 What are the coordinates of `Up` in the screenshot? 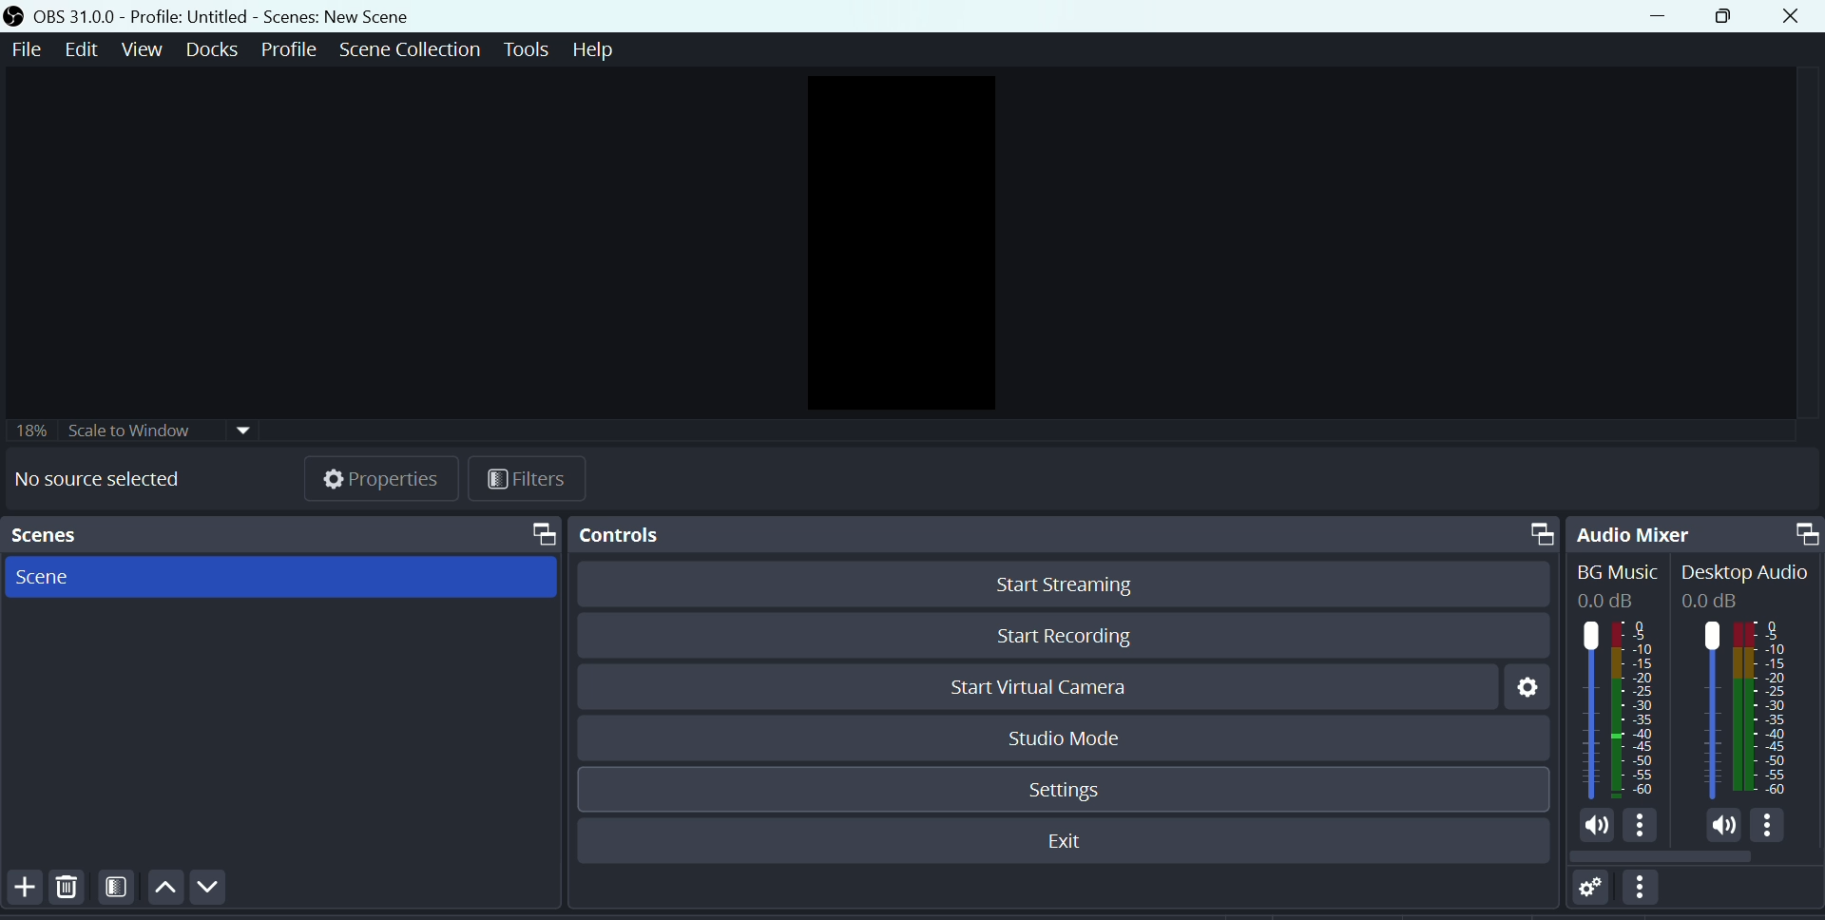 It's located at (168, 892).